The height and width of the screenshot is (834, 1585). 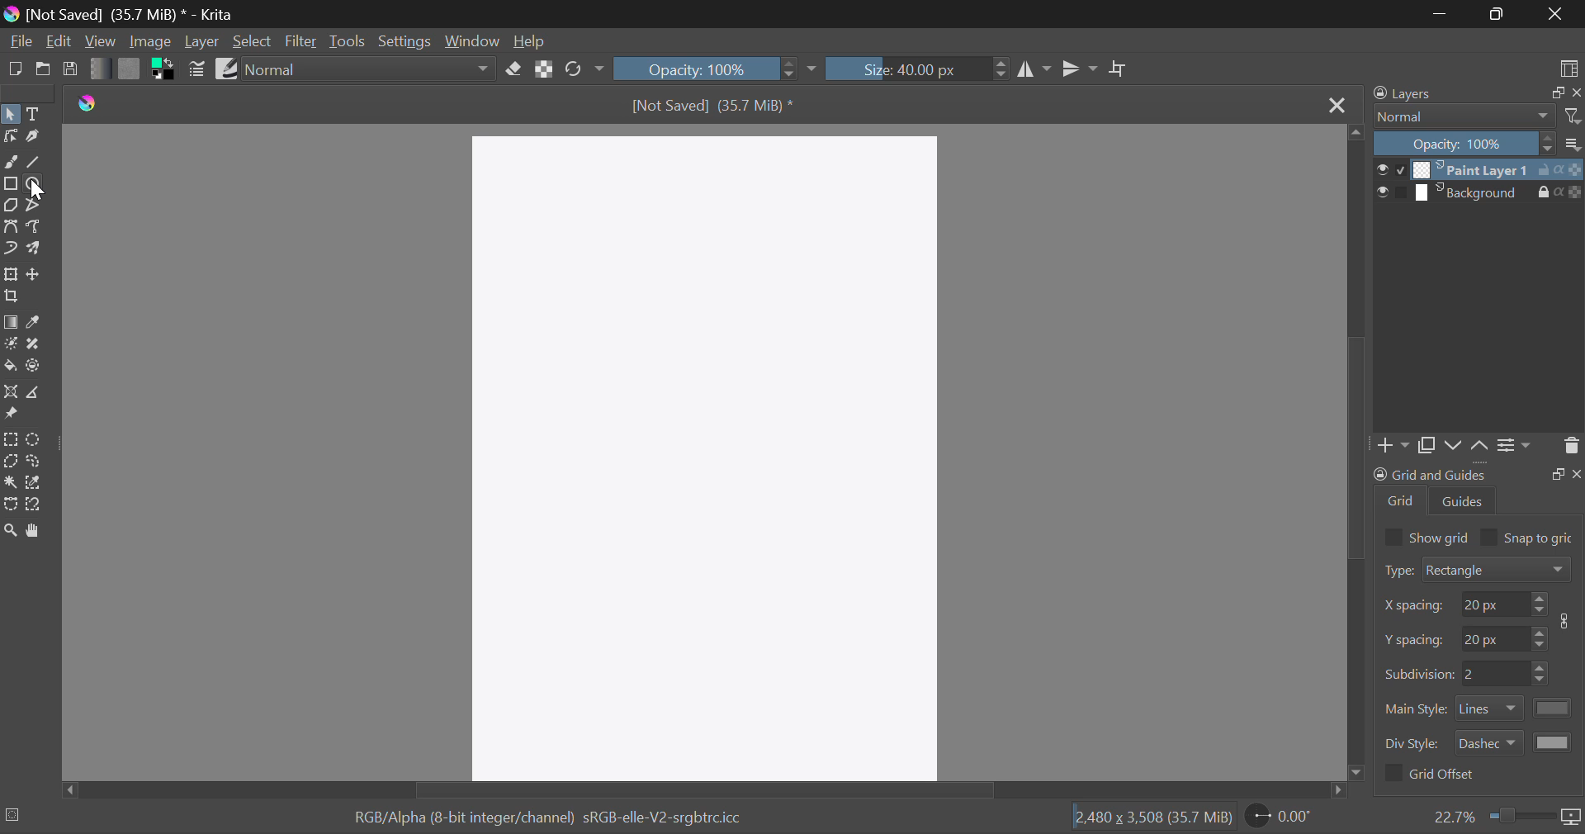 What do you see at coordinates (96, 69) in the screenshot?
I see `Gradient` at bounding box center [96, 69].